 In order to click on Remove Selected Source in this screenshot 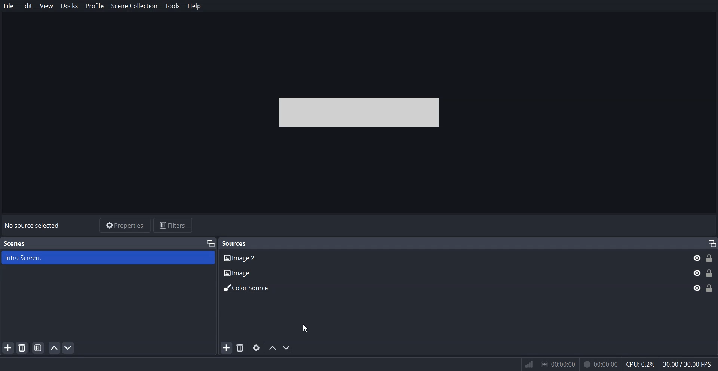, I will do `click(240, 348)`.